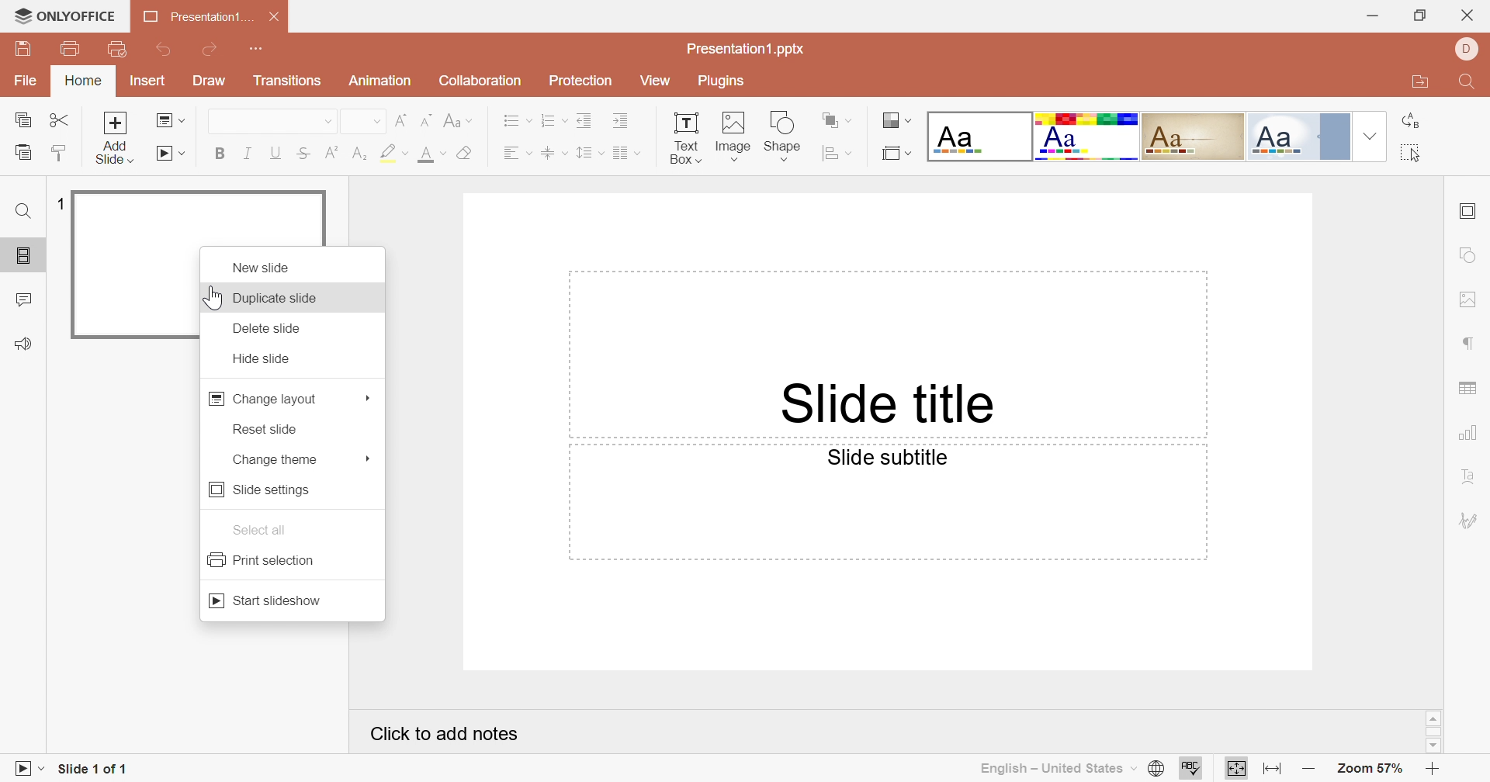  Describe the element at coordinates (268, 428) in the screenshot. I see `Reset slide` at that location.